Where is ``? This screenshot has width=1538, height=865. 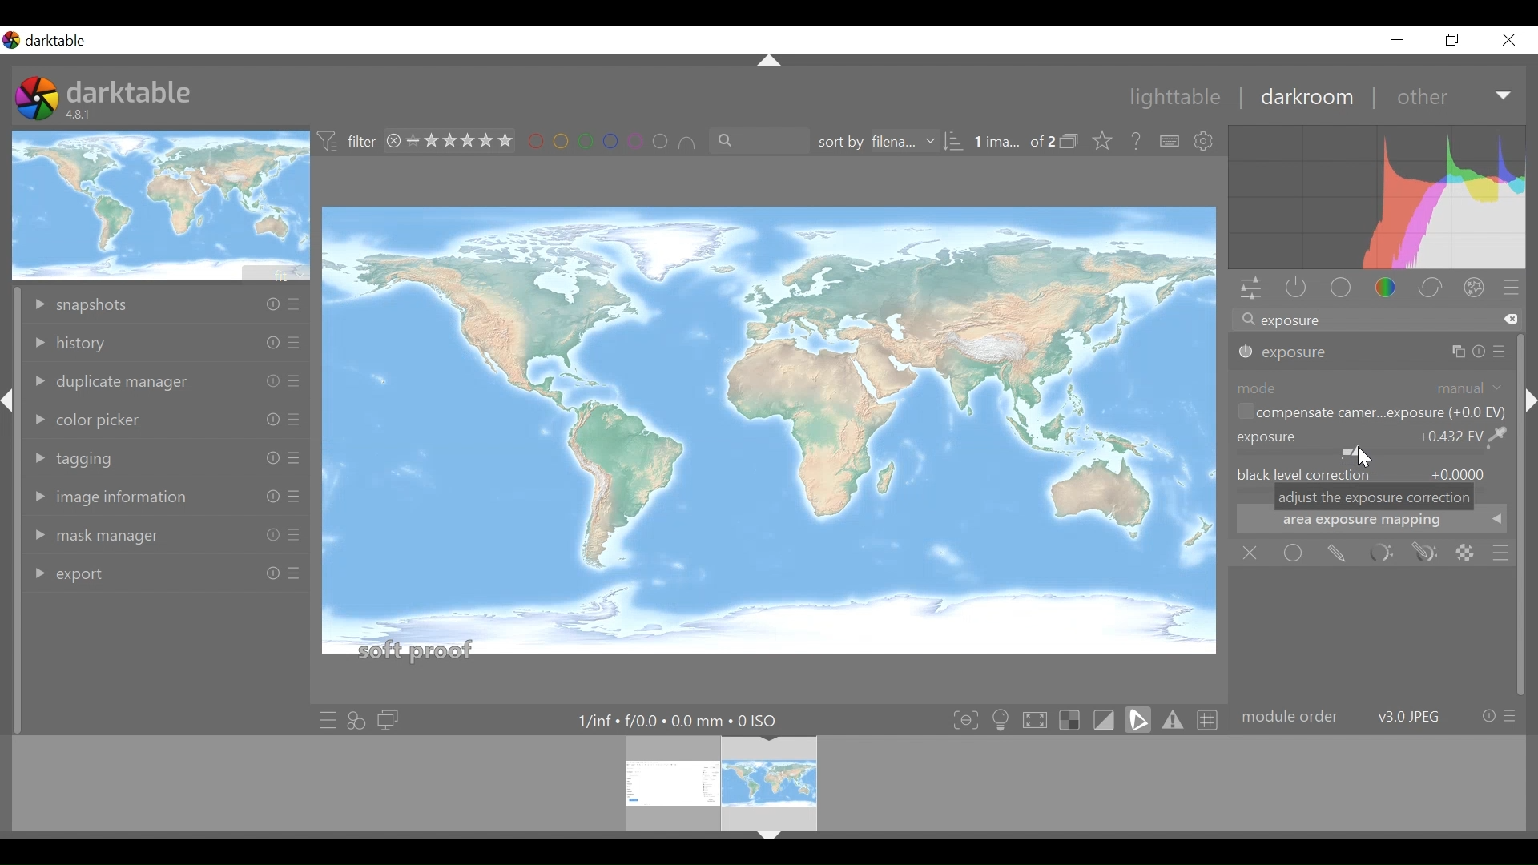  is located at coordinates (10, 413).